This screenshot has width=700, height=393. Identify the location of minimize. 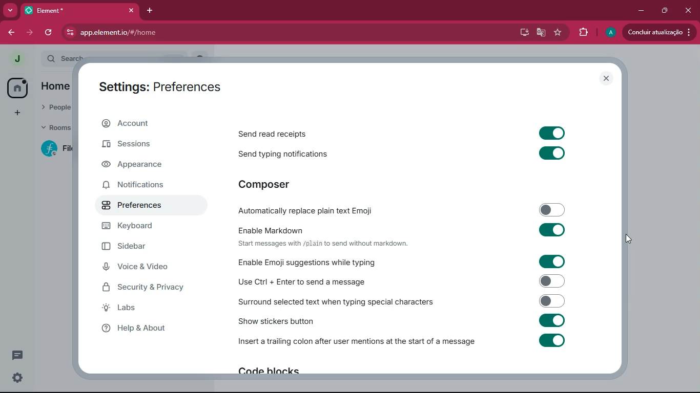
(640, 10).